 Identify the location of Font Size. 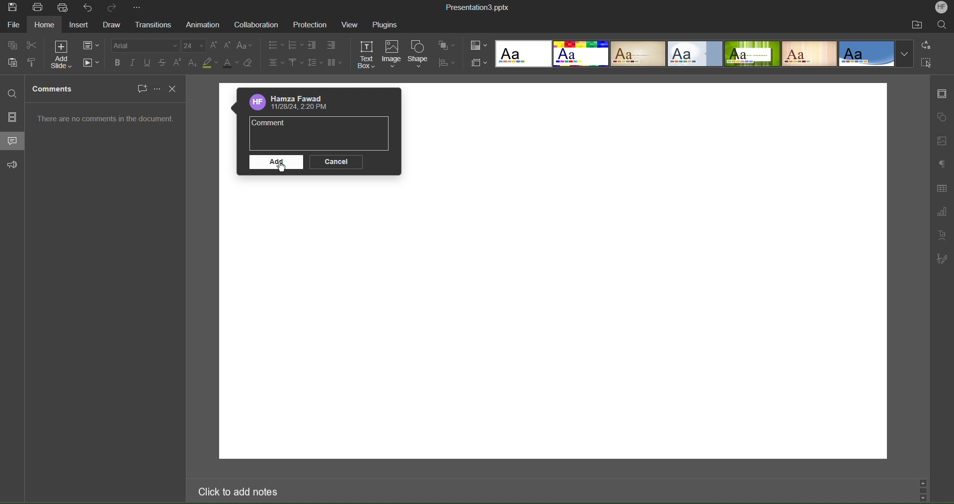
(194, 46).